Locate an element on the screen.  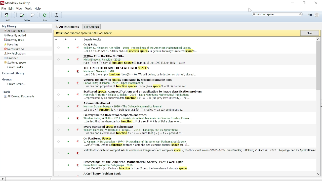
Help is located at coordinates (57, 17).